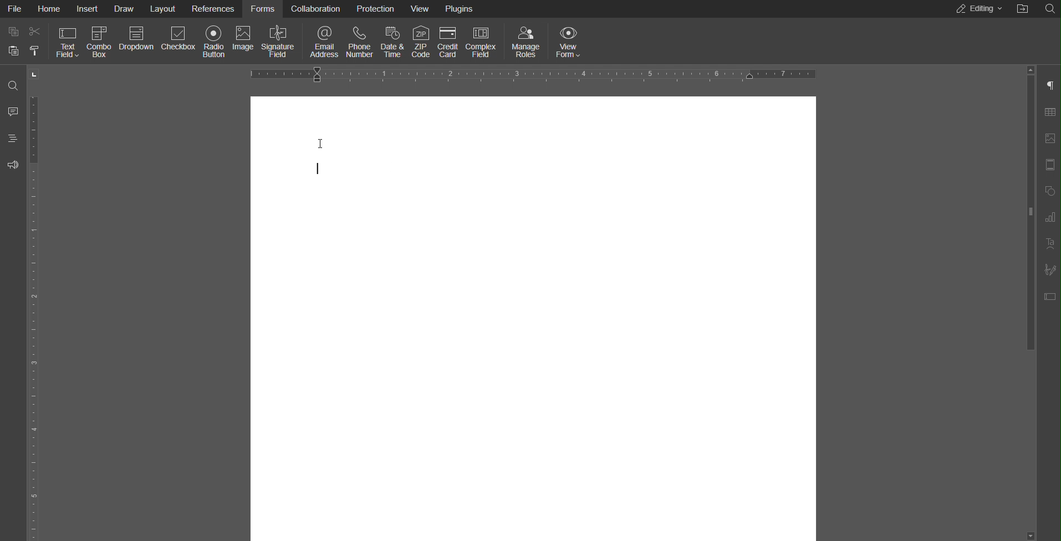 Image resolution: width=1061 pixels, height=541 pixels. I want to click on Vertical Ruler, so click(37, 303).